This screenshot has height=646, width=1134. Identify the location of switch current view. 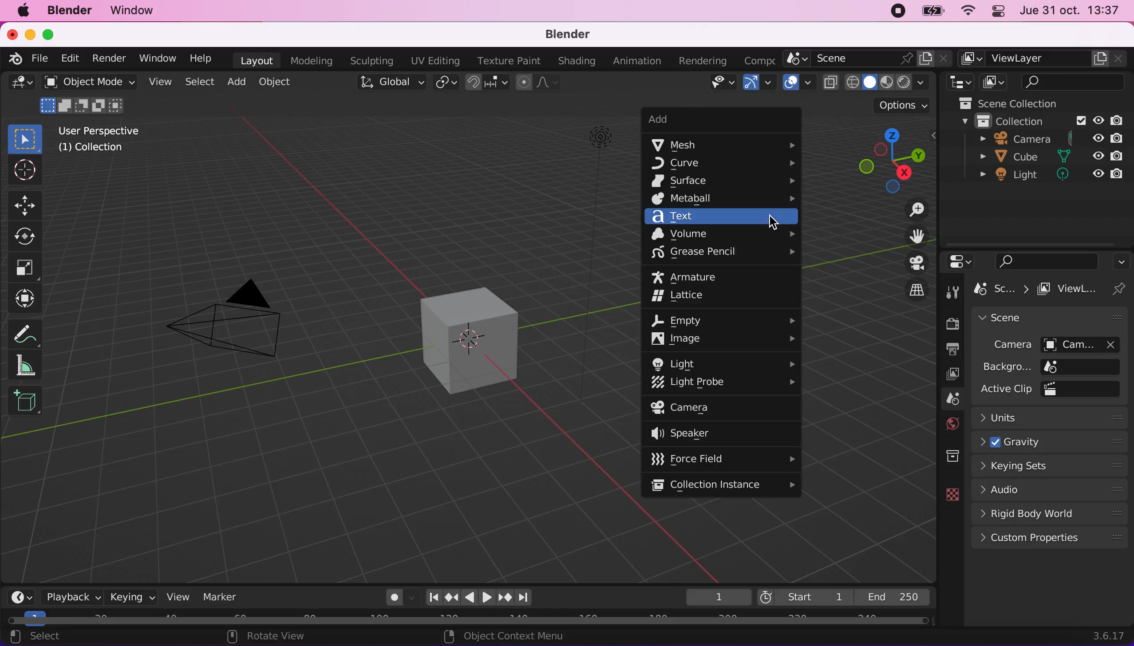
(909, 288).